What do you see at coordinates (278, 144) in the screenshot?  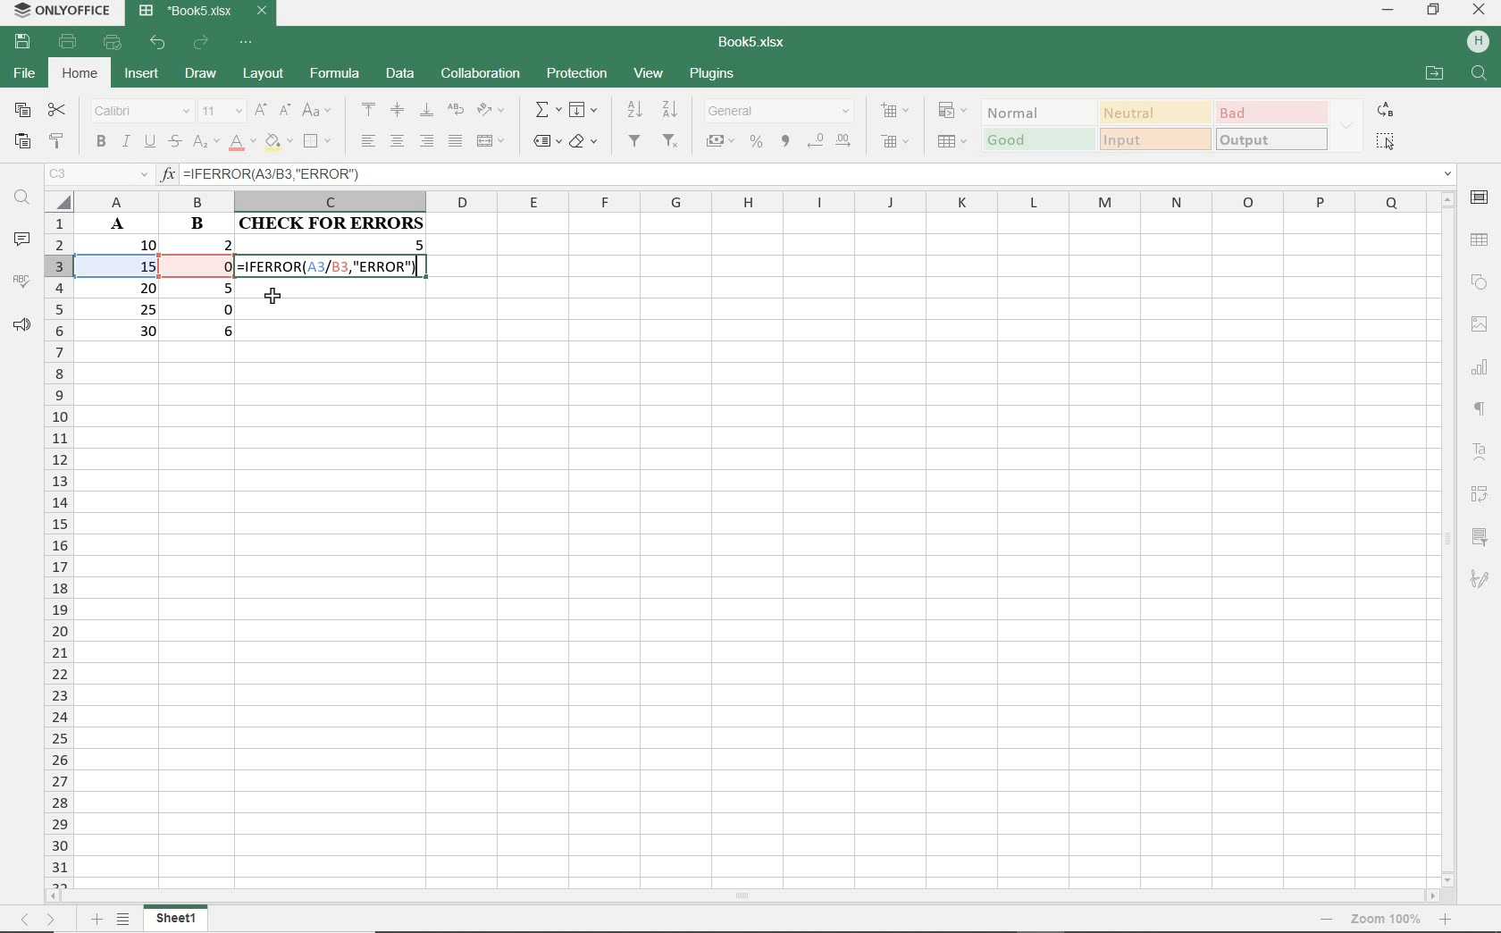 I see `FILL COLOR` at bounding box center [278, 144].